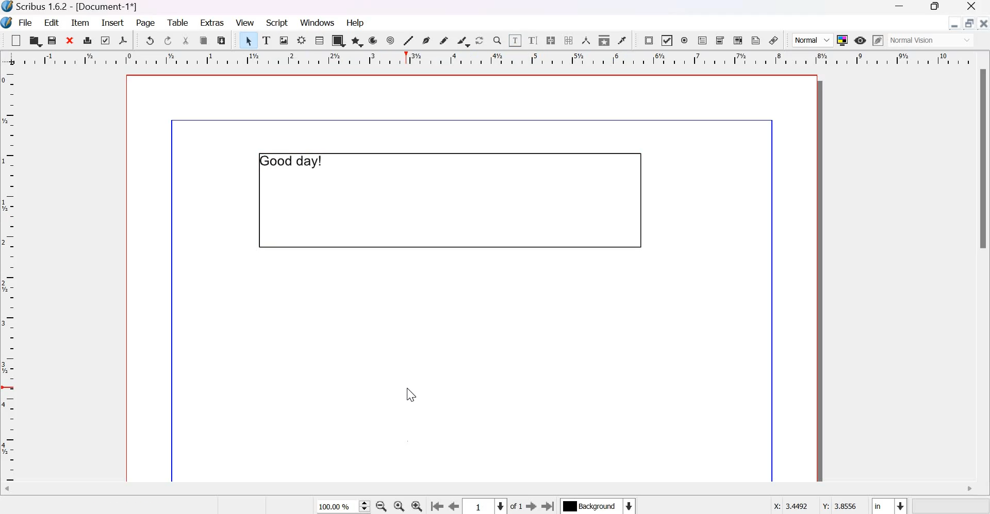 The height and width of the screenshot is (514, 990). What do you see at coordinates (604, 40) in the screenshot?
I see `copy item properties` at bounding box center [604, 40].